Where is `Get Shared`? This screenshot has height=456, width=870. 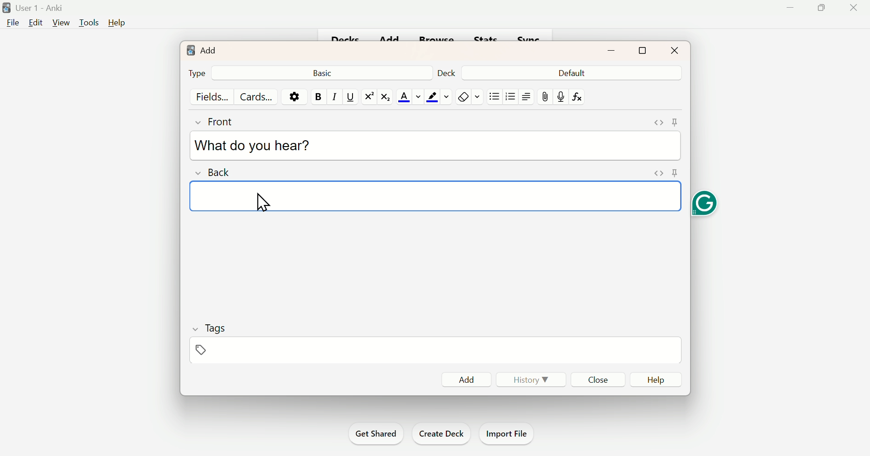 Get Shared is located at coordinates (375, 432).